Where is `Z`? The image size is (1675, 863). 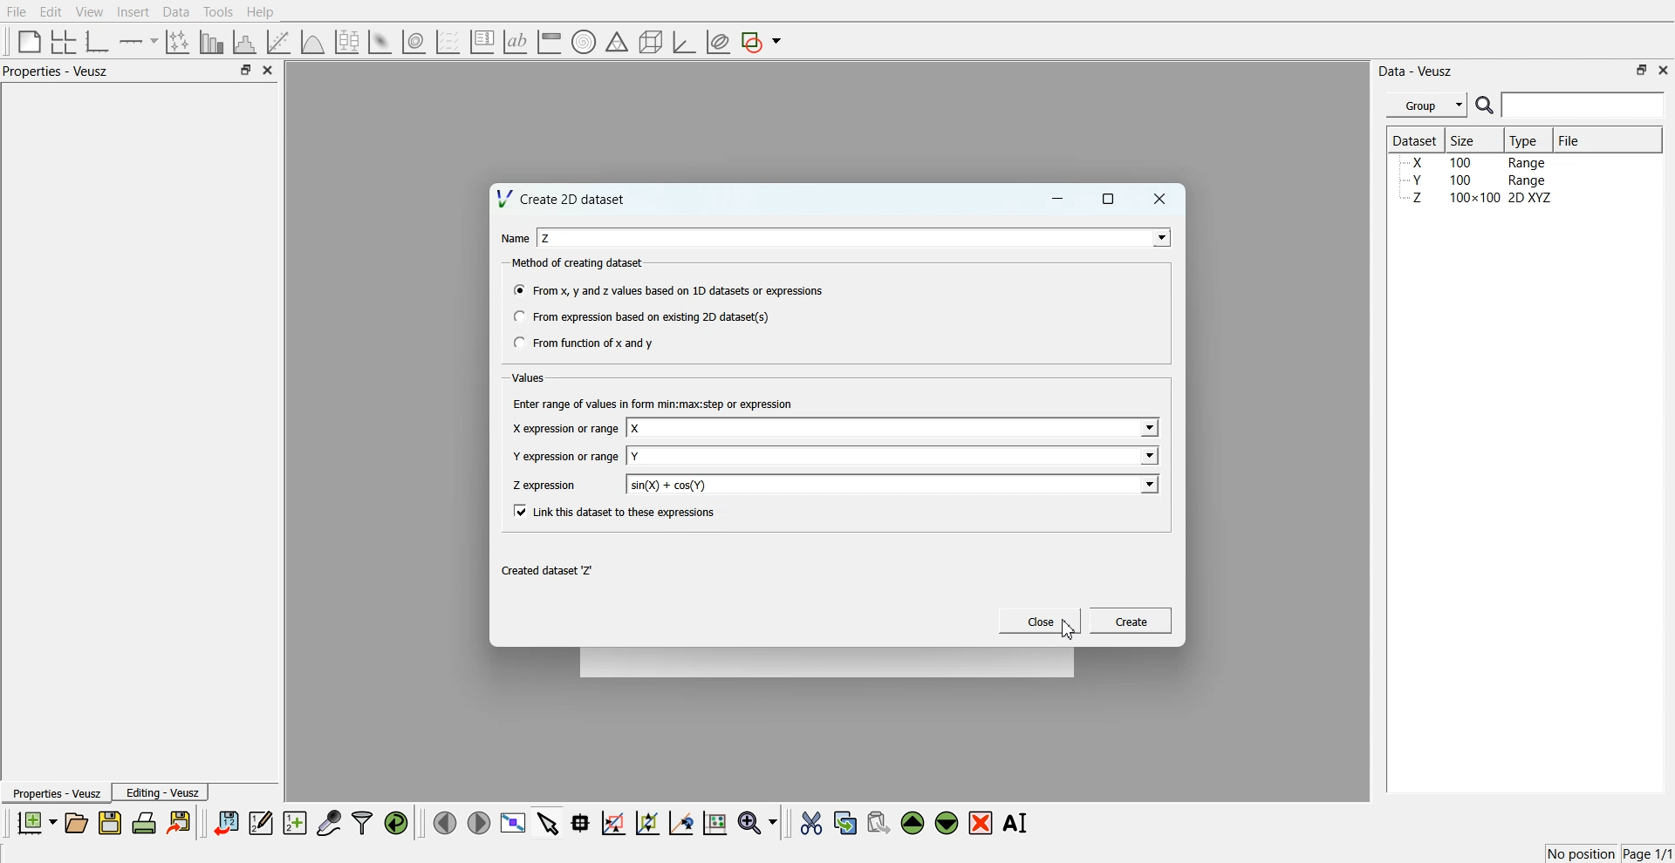 Z is located at coordinates (547, 238).